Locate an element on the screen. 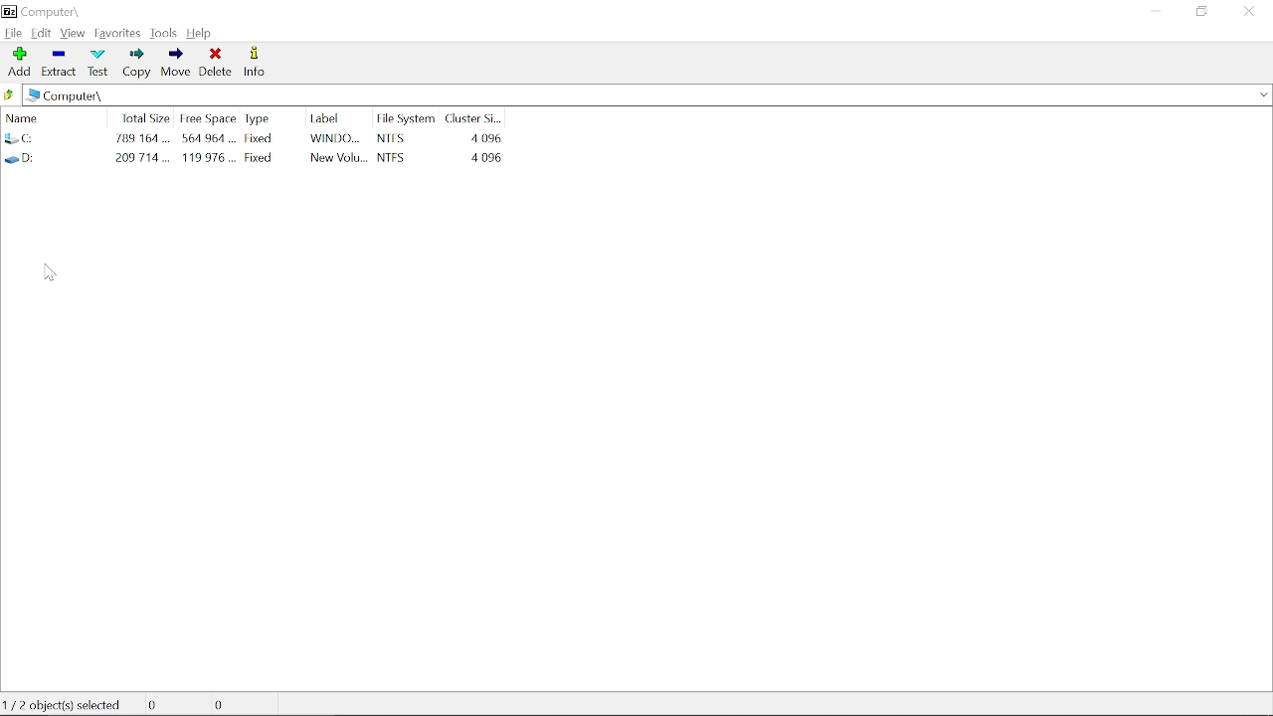 This screenshot has height=716, width=1273. 564 964 ... 119 976 ... is located at coordinates (208, 150).